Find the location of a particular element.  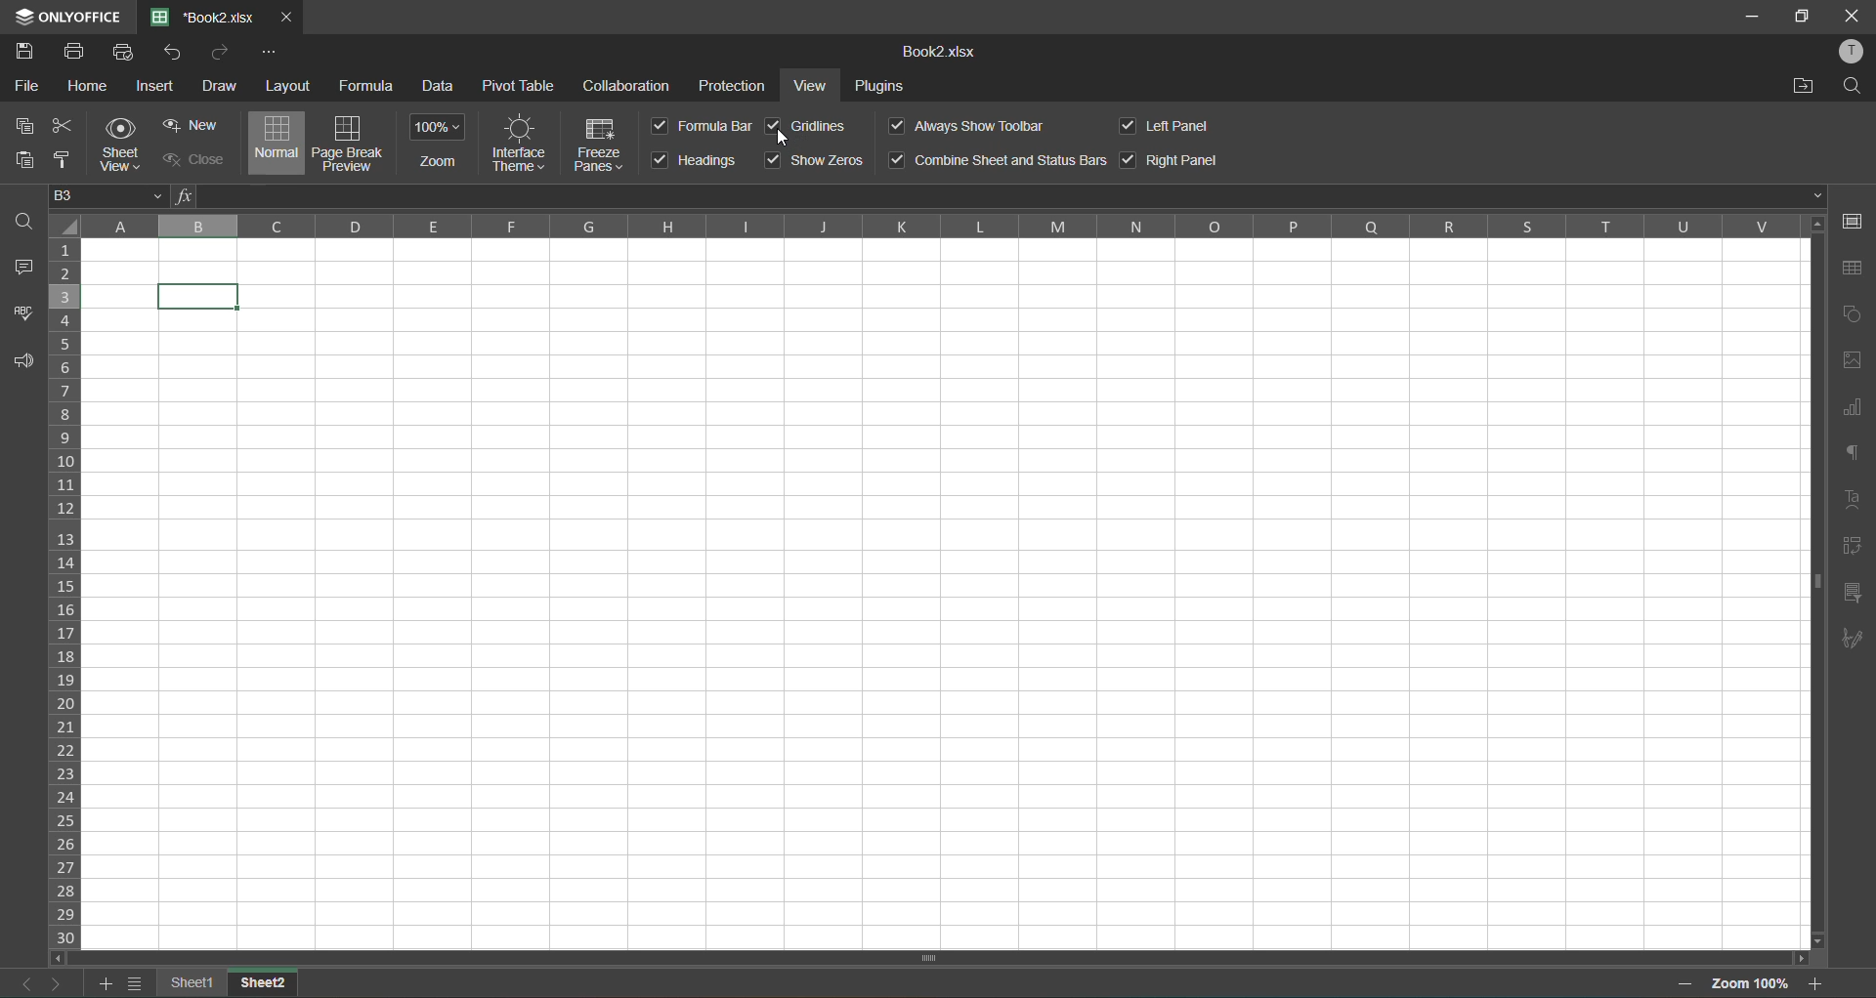

save is located at coordinates (27, 52).